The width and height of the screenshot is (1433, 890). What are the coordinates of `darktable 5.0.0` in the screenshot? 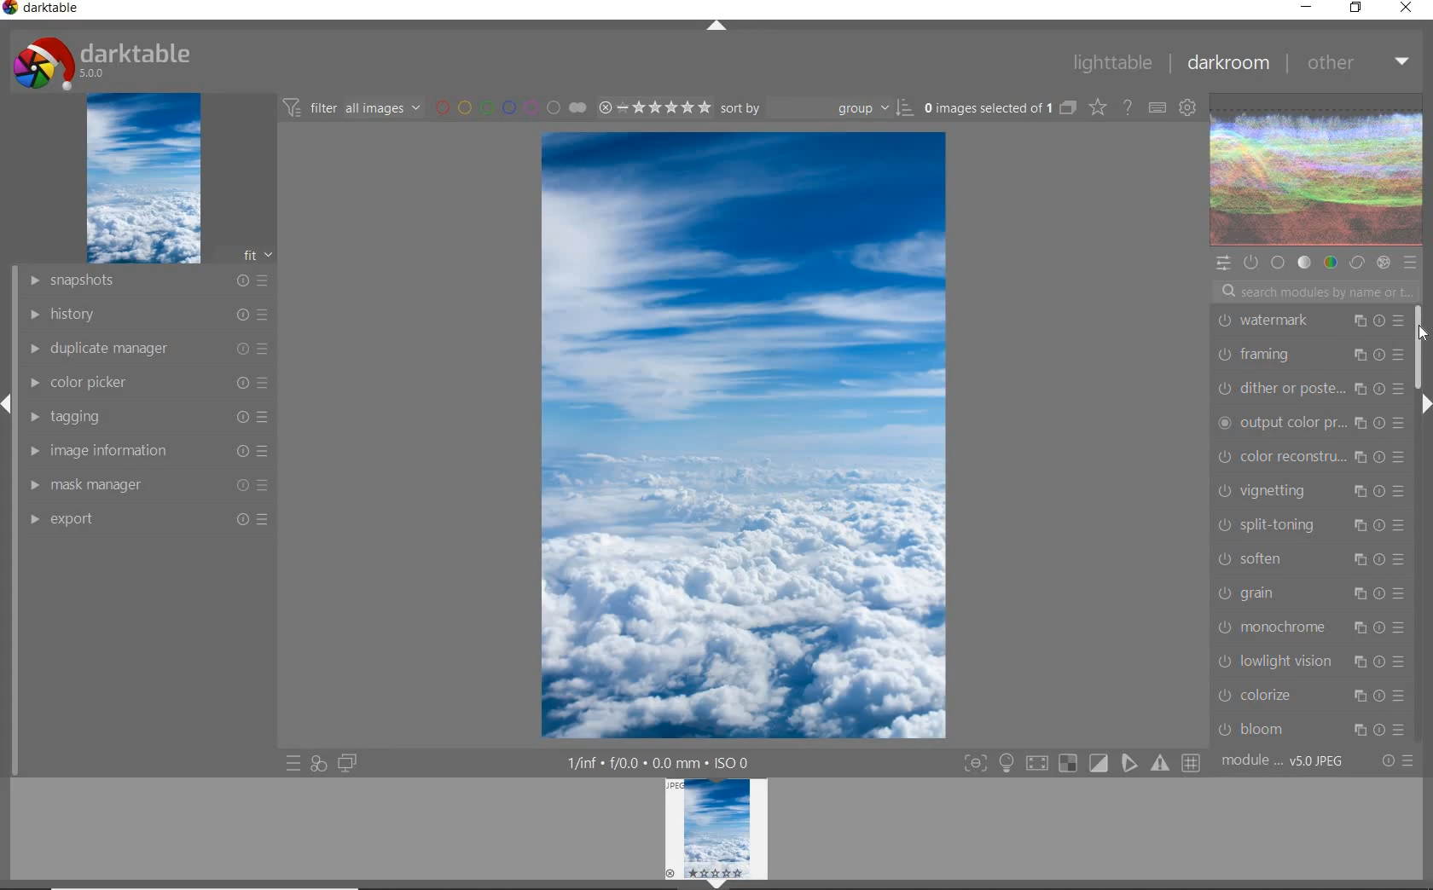 It's located at (98, 60).